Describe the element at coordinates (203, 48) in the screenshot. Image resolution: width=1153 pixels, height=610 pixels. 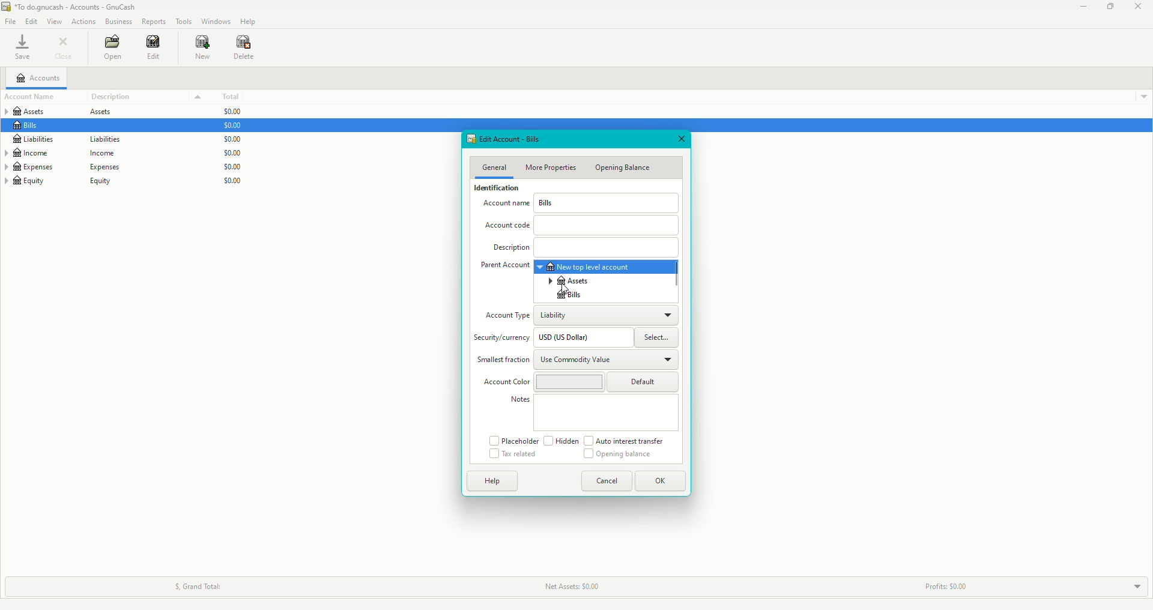
I see `New` at that location.